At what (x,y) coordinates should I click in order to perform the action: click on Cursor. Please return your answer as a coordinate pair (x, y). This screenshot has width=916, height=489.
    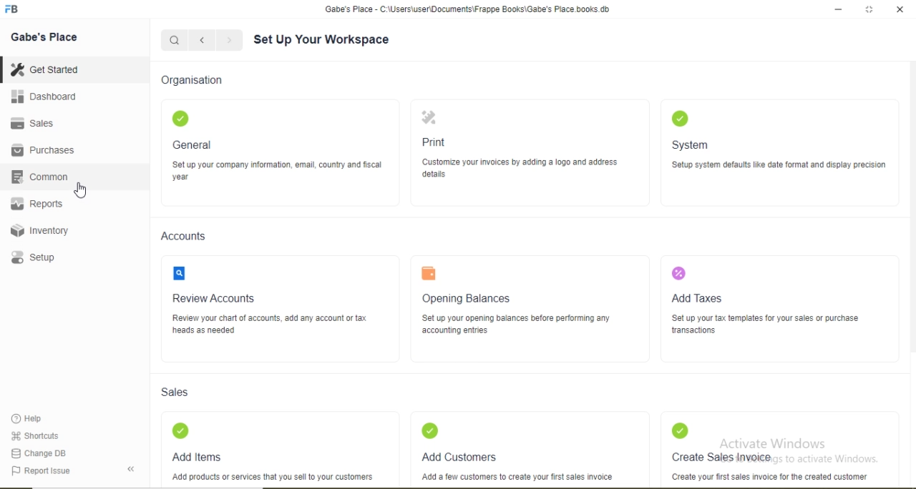
    Looking at the image, I should click on (82, 191).